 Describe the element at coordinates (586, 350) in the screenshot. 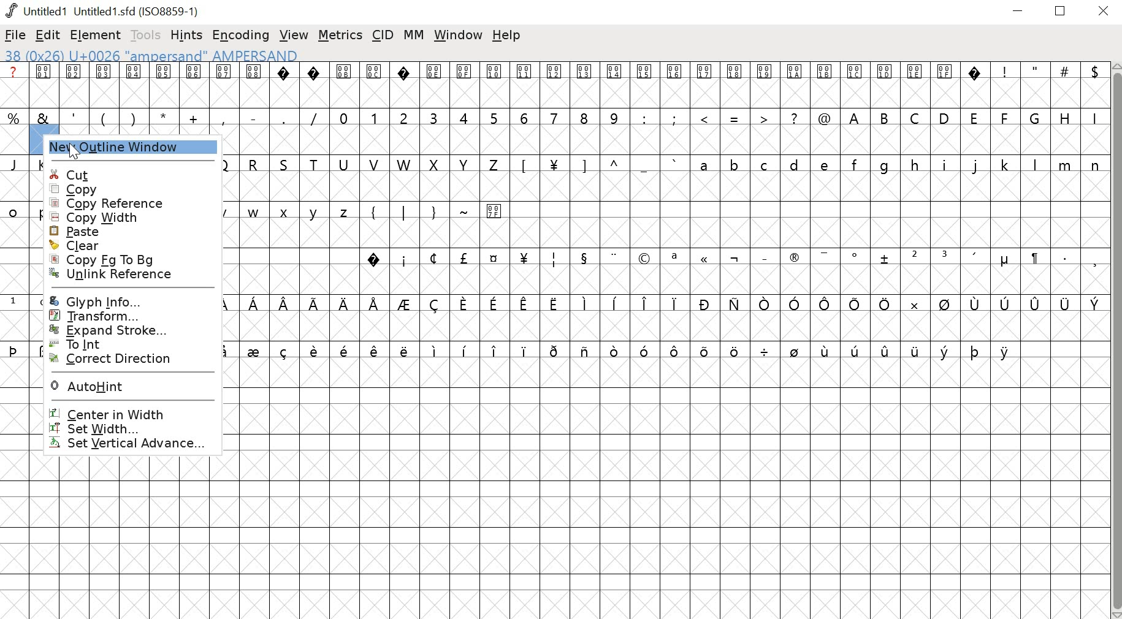

I see `symbol` at that location.